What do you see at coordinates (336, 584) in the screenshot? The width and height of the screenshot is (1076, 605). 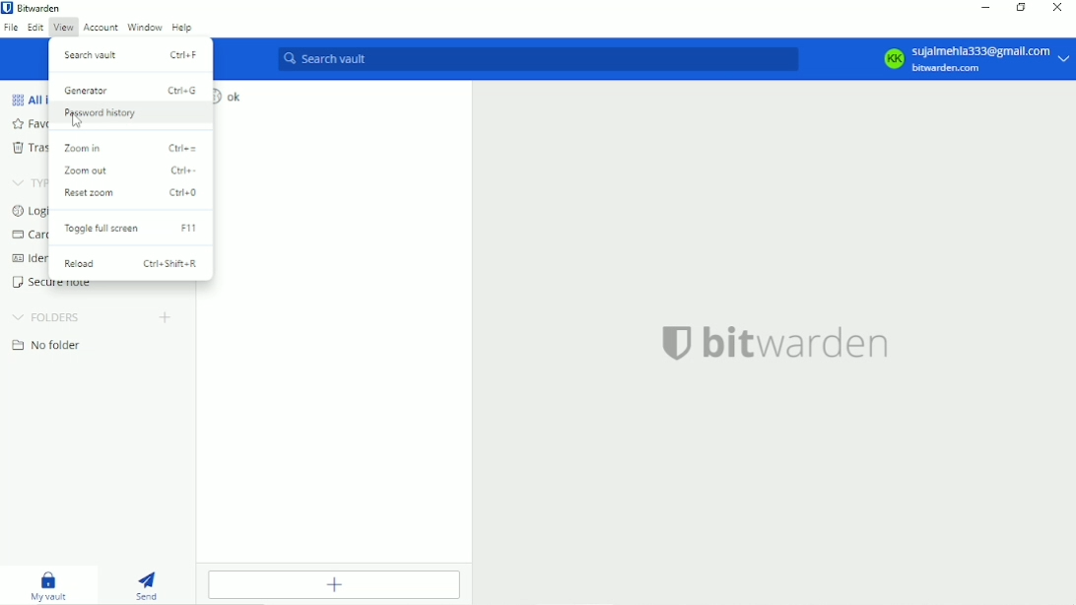 I see `Add item` at bounding box center [336, 584].